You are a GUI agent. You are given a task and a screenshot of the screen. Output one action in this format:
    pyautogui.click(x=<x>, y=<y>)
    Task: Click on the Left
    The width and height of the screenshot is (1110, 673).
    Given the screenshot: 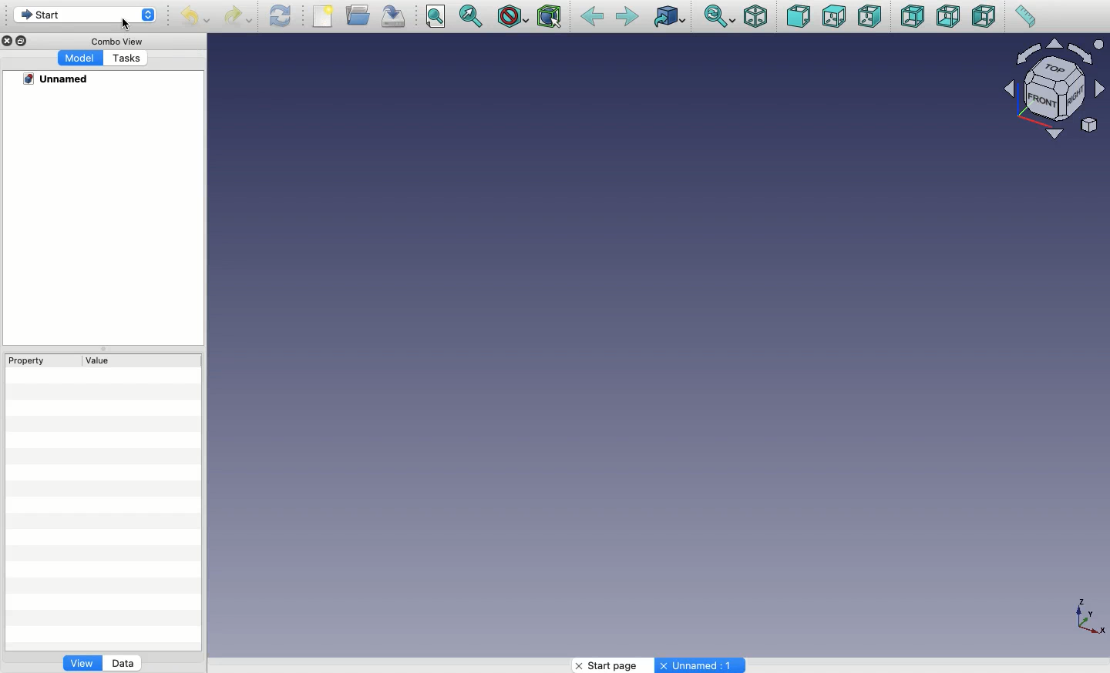 What is the action you would take?
    pyautogui.click(x=984, y=18)
    